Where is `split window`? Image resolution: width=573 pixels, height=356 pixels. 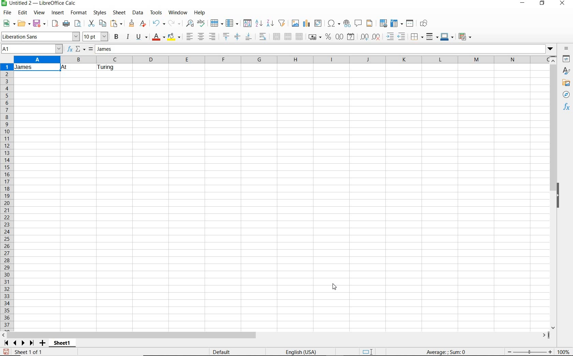 split window is located at coordinates (410, 24).